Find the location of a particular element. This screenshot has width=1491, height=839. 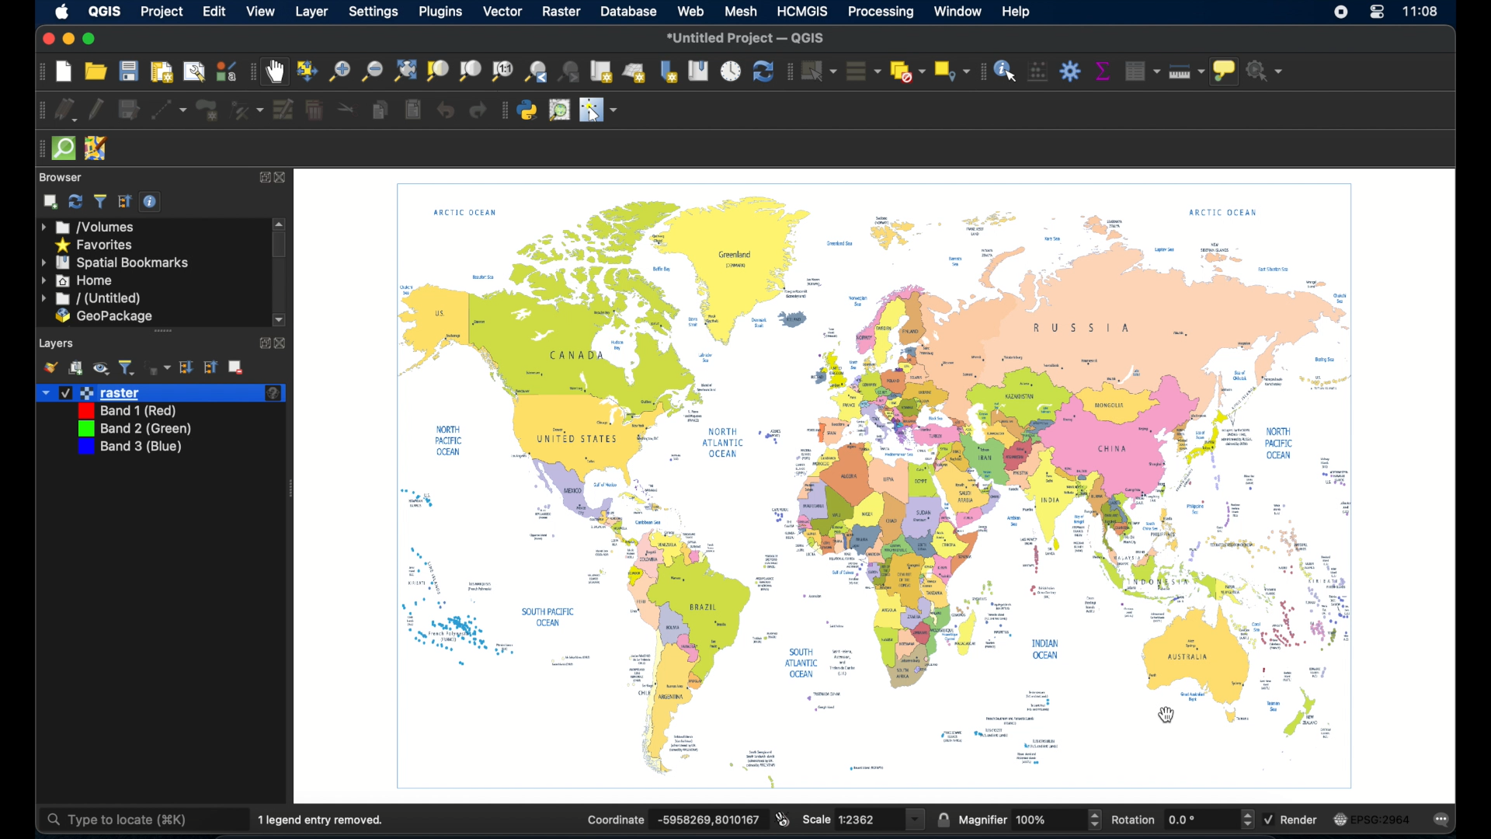

rotations is located at coordinates (1183, 820).